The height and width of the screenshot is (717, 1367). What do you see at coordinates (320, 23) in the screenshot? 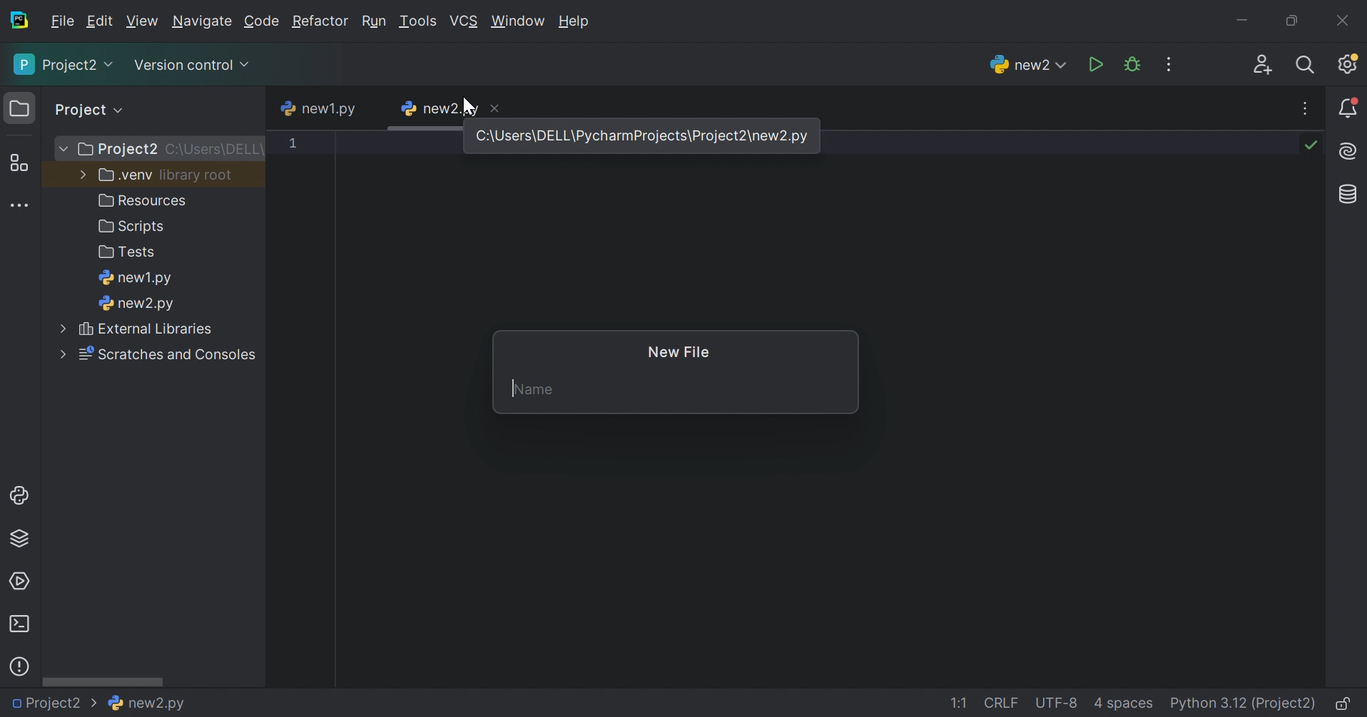
I see `Refactor` at bounding box center [320, 23].